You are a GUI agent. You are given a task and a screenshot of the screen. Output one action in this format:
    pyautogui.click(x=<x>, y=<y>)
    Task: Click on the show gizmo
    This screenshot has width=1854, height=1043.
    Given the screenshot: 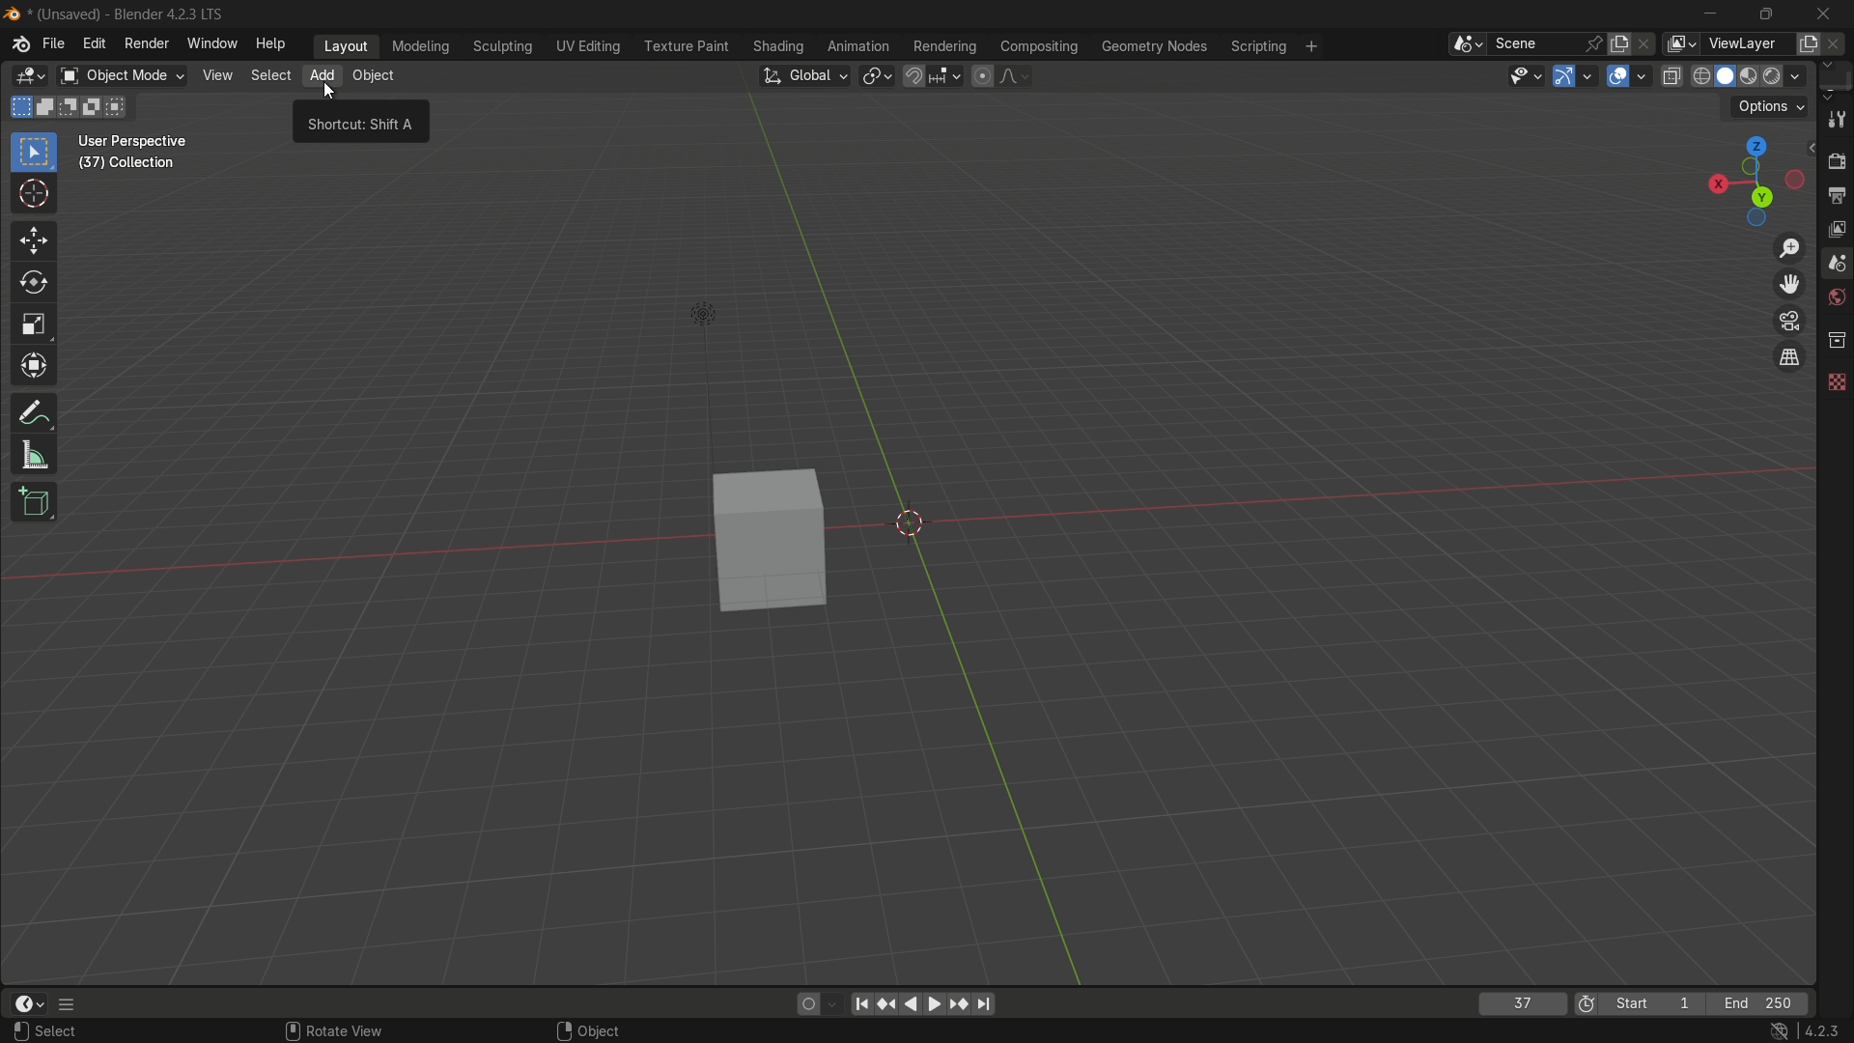 What is the action you would take?
    pyautogui.click(x=1562, y=75)
    